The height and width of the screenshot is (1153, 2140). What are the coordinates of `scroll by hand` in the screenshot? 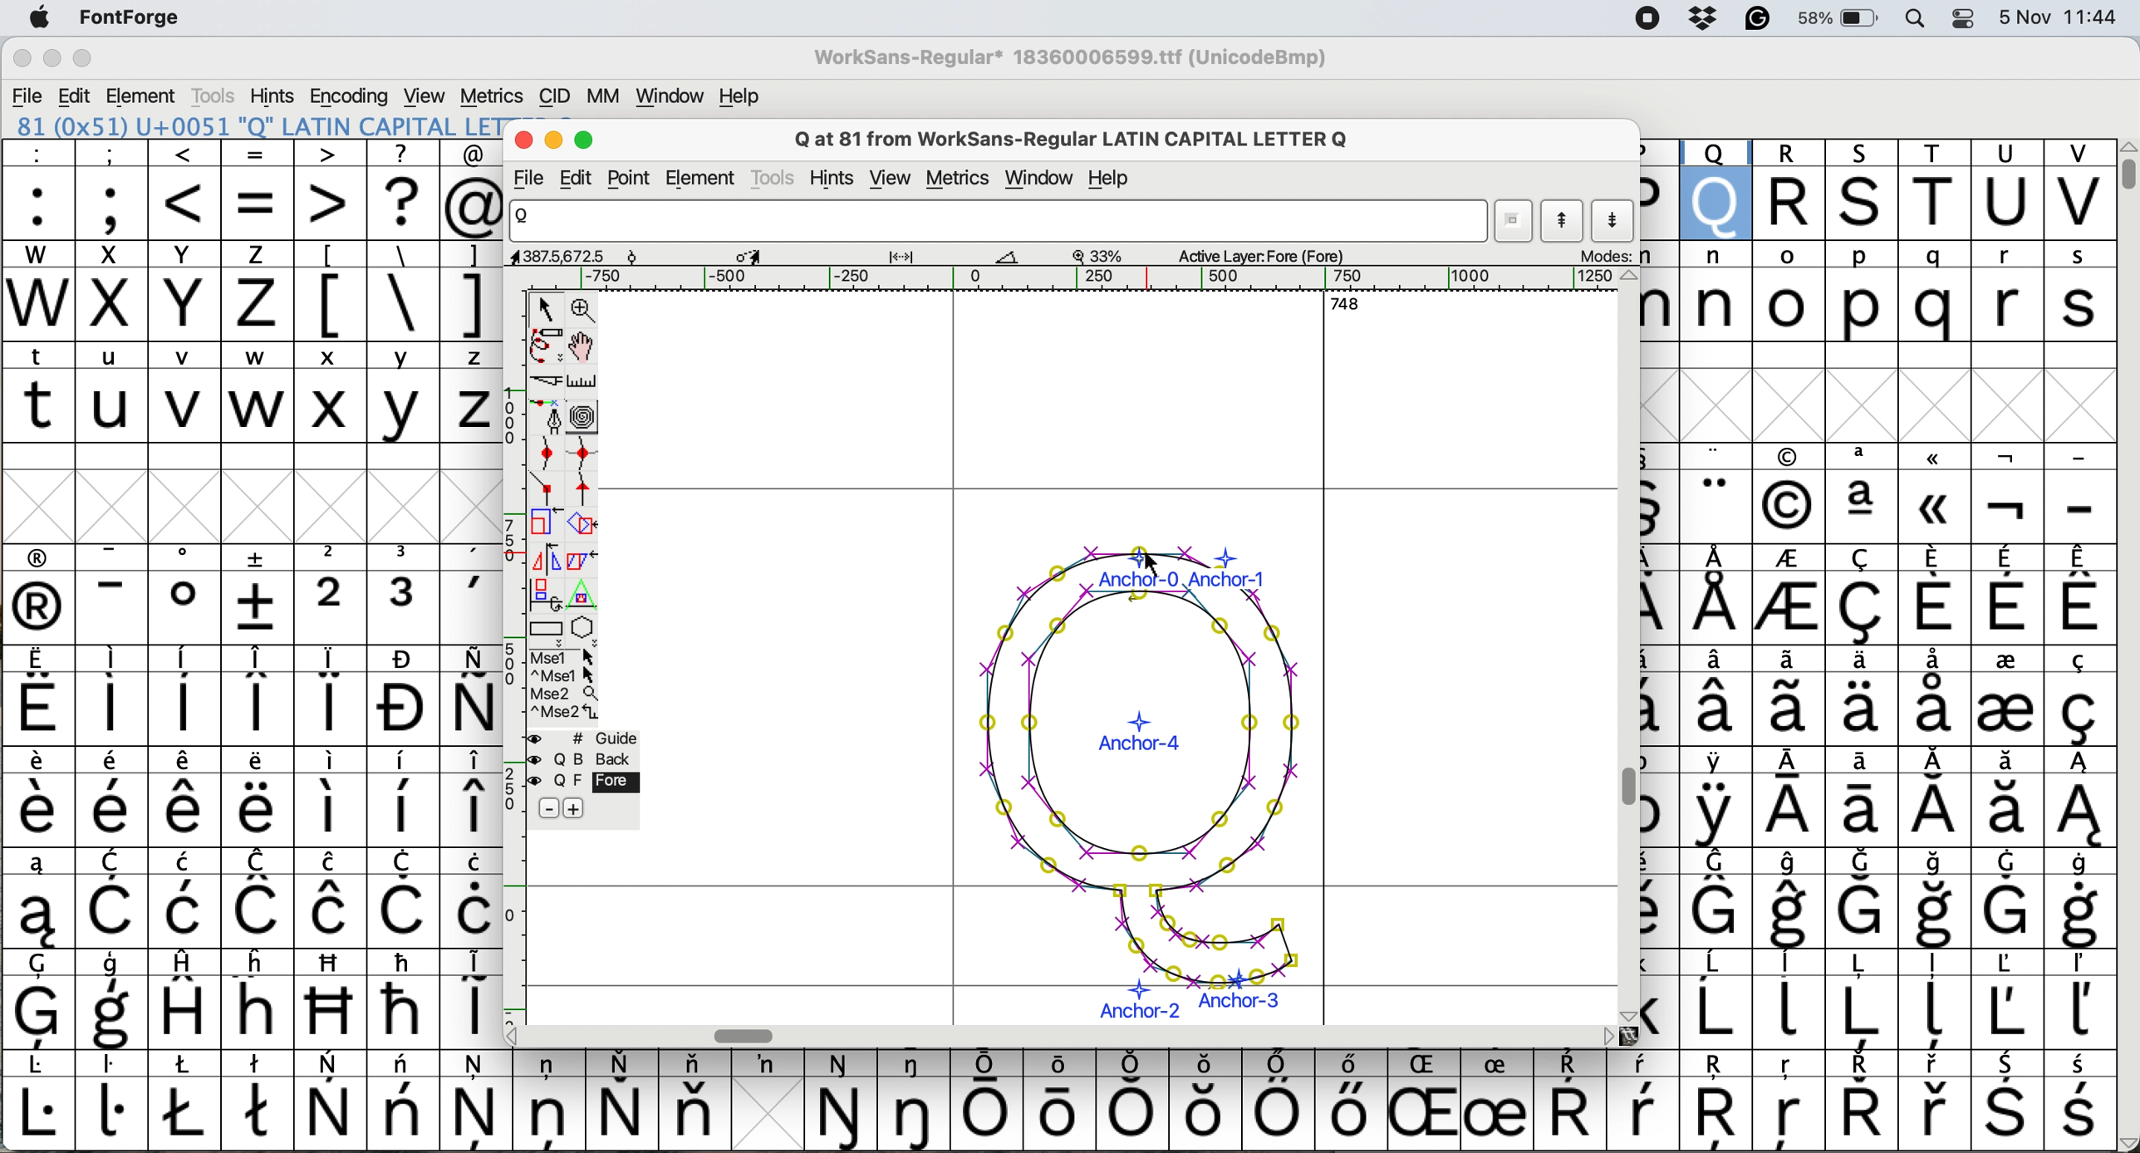 It's located at (581, 347).